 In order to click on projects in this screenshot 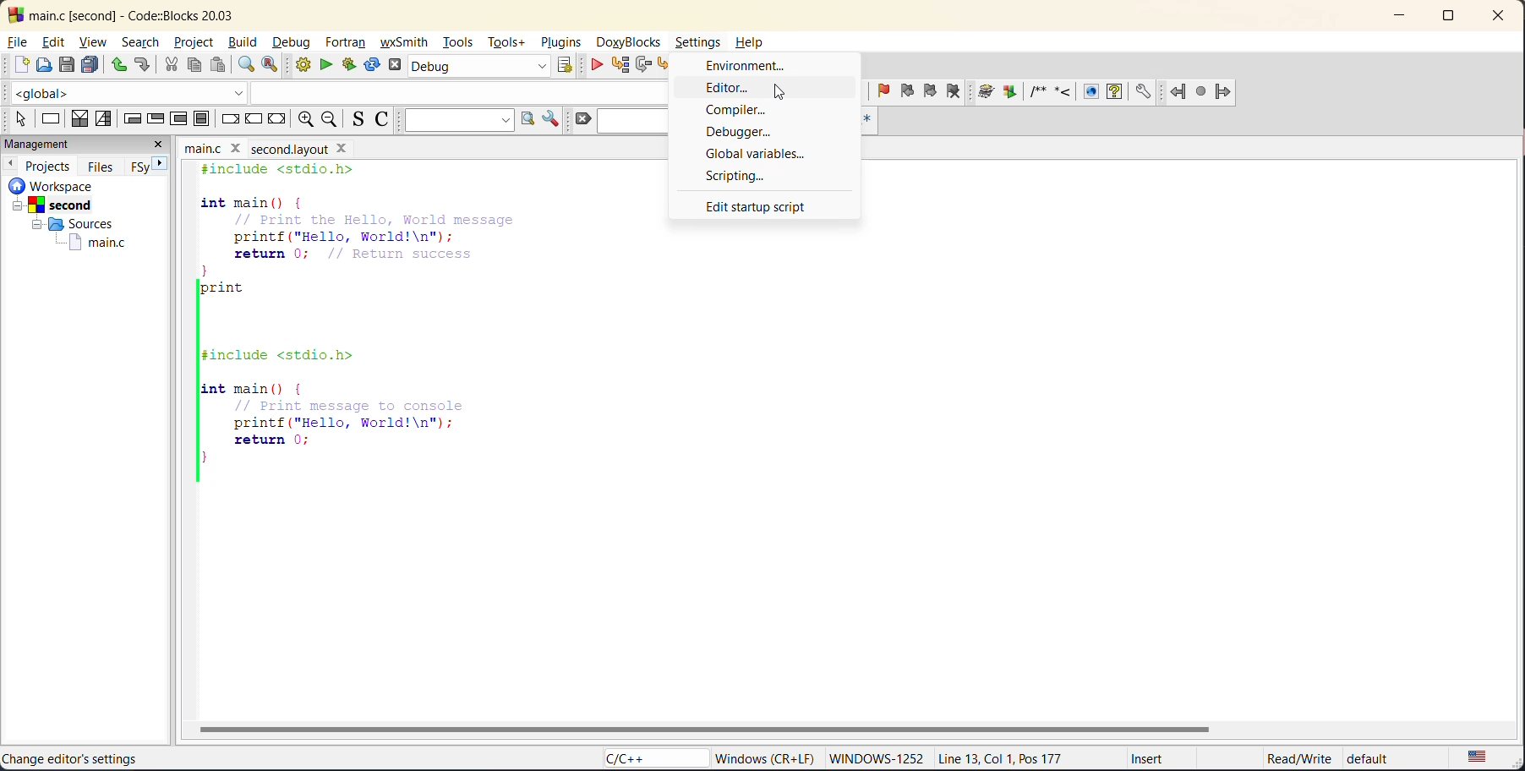, I will do `click(50, 164)`.